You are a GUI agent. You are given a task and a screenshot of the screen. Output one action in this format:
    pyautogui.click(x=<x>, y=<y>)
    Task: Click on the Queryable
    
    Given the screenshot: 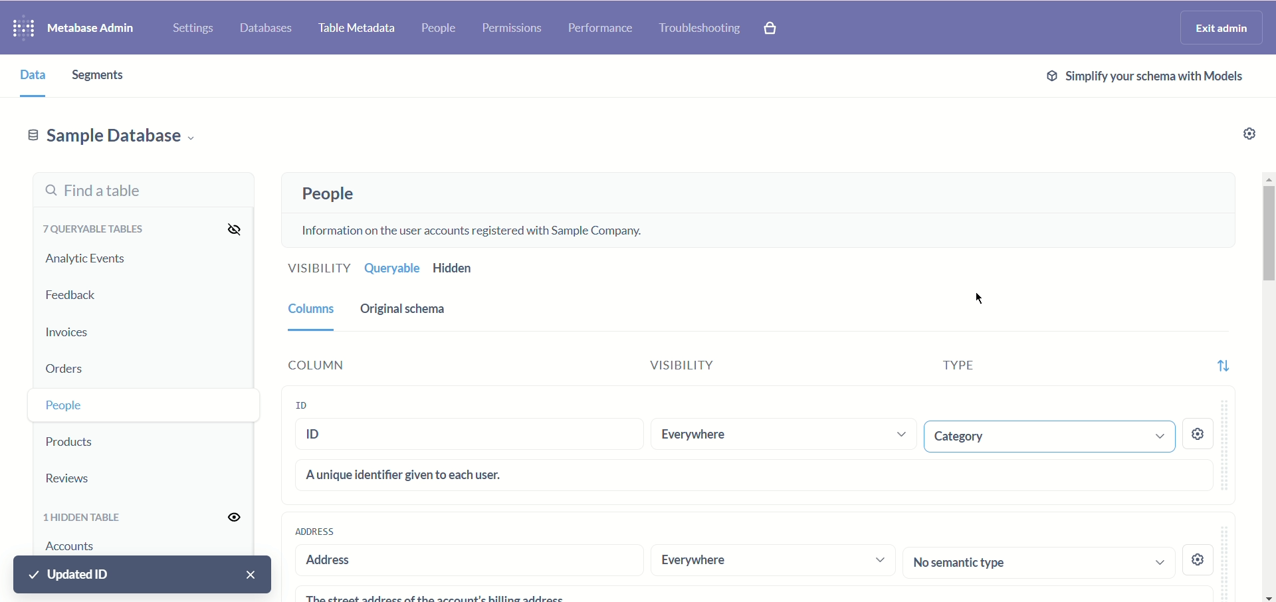 What is the action you would take?
    pyautogui.click(x=390, y=268)
    